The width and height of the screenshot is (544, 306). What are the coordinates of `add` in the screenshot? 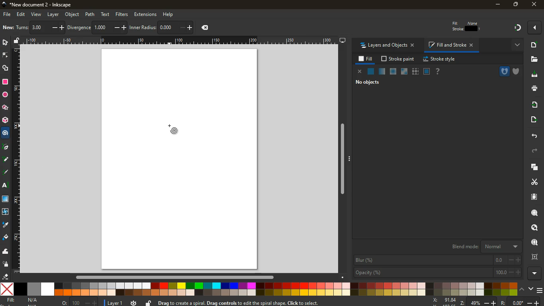 It's located at (534, 46).